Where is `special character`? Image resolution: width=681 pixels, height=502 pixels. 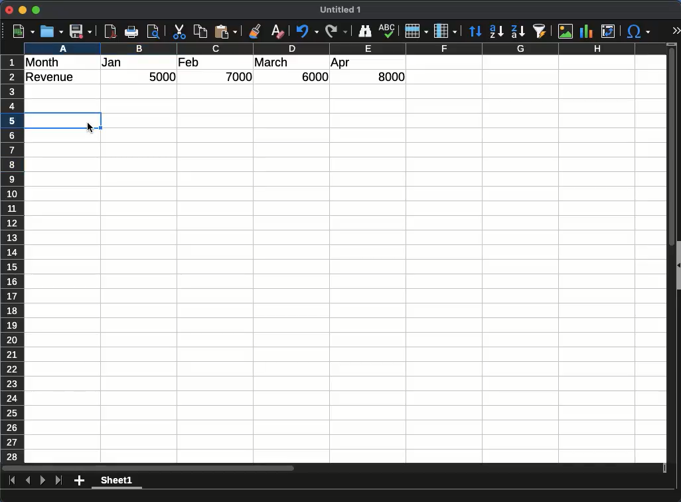 special character is located at coordinates (639, 31).